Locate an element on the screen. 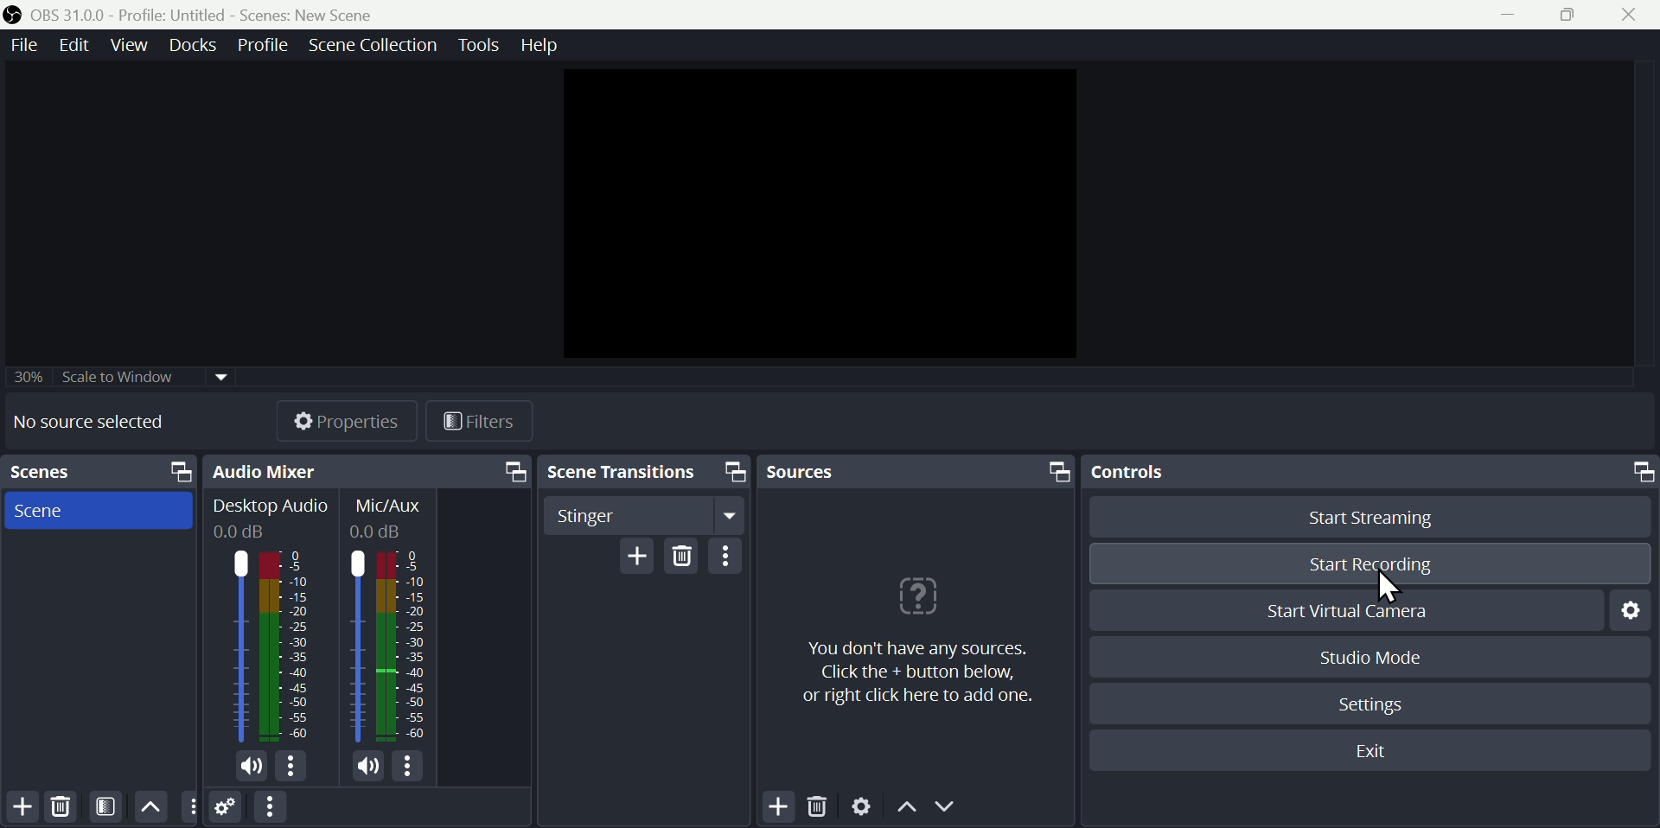 The image size is (1660, 828). menu bar is located at coordinates (729, 557).